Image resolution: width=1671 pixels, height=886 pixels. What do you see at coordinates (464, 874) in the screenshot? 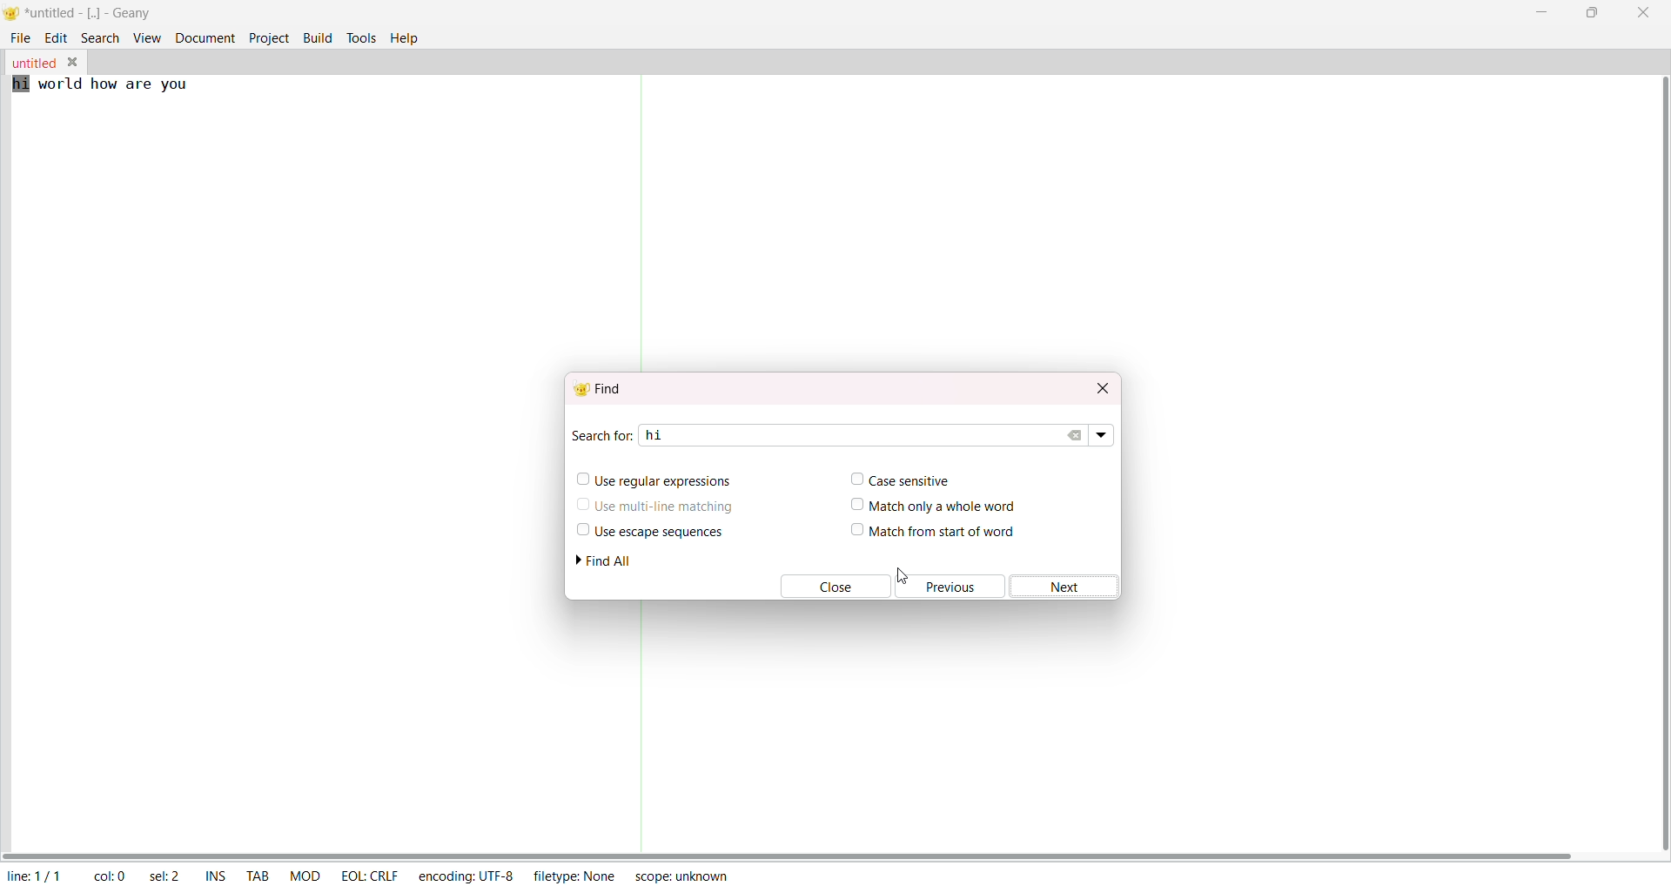
I see `encoding: utf-8` at bounding box center [464, 874].